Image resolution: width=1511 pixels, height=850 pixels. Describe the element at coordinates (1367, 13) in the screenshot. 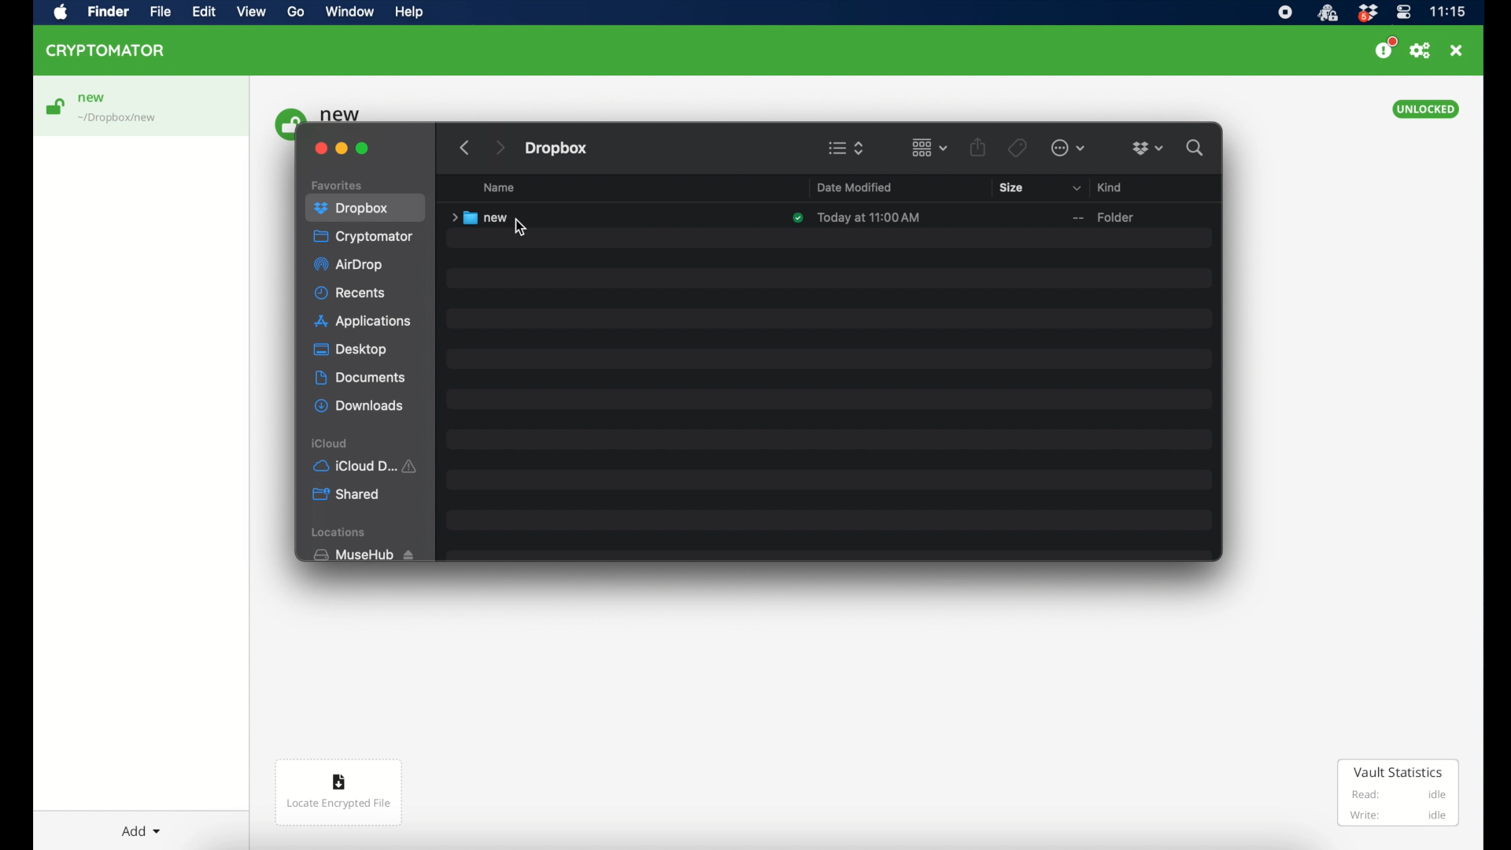

I see `dropbox` at that location.